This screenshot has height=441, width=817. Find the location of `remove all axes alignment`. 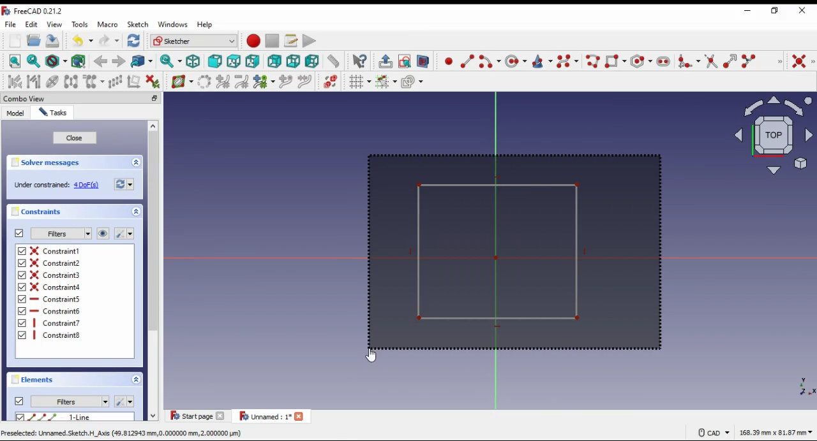

remove all axes alignment is located at coordinates (134, 81).